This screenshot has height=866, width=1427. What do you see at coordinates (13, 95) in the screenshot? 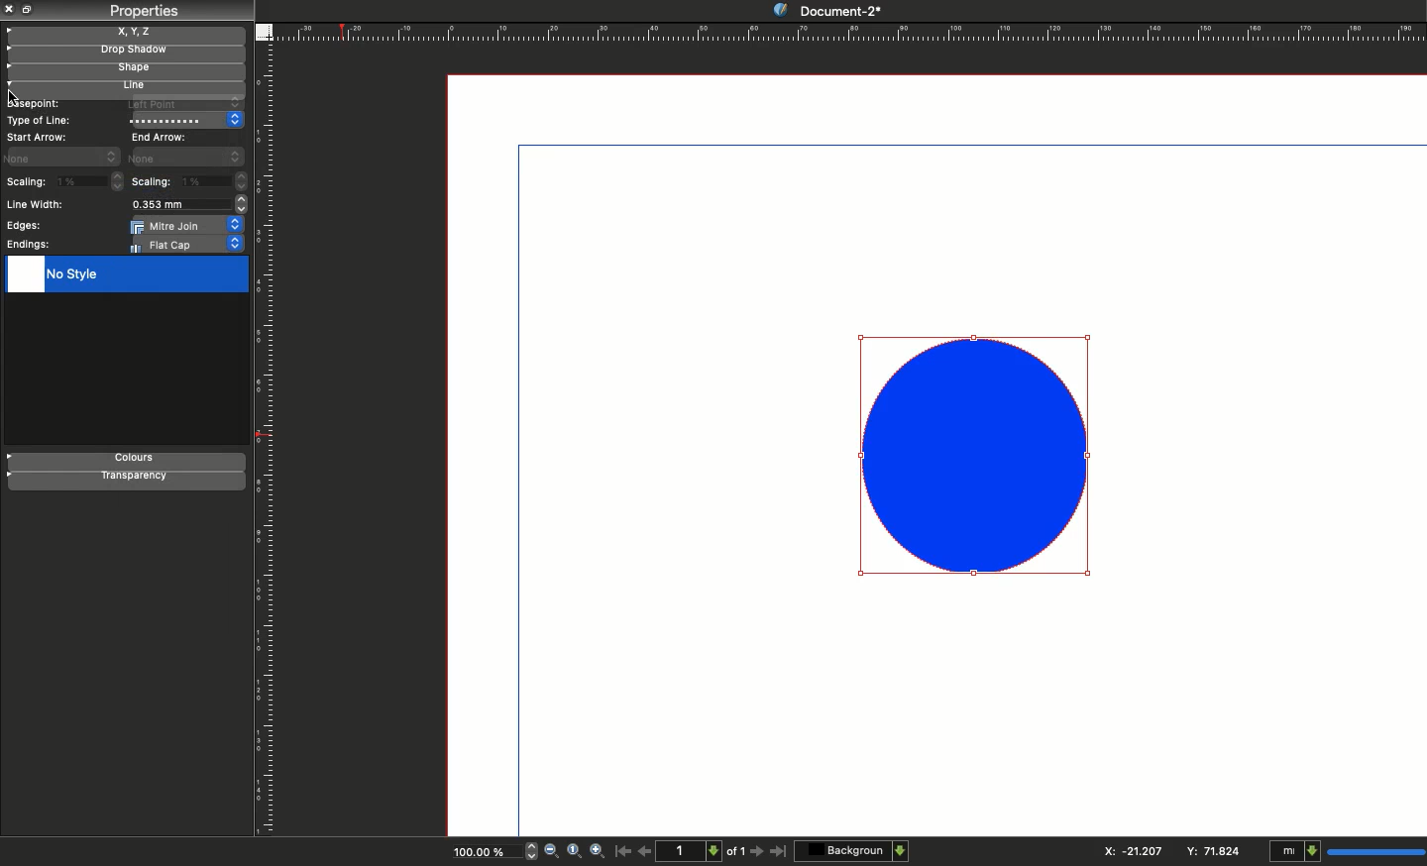
I see `Cursor` at bounding box center [13, 95].